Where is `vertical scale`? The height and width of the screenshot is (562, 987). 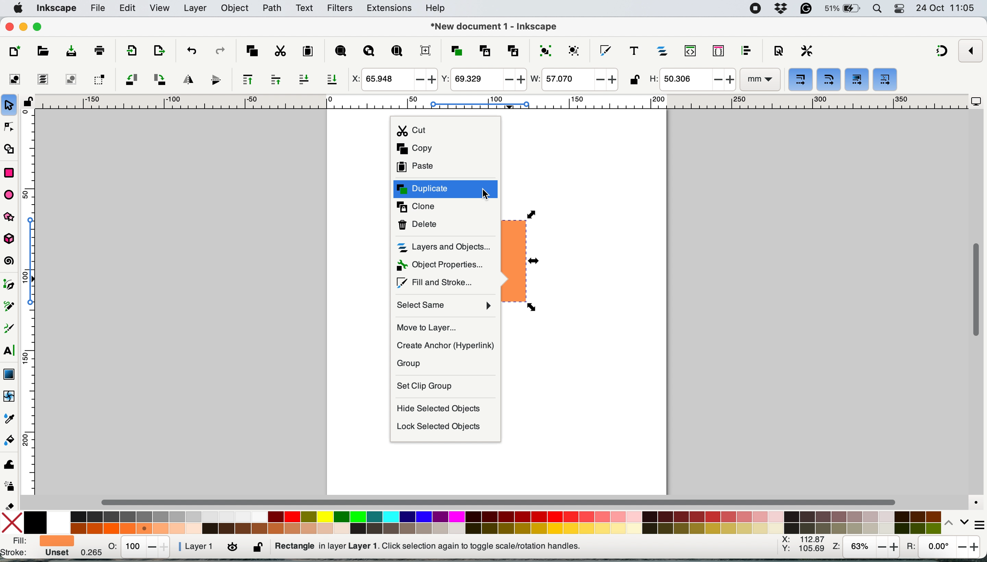 vertical scale is located at coordinates (36, 306).